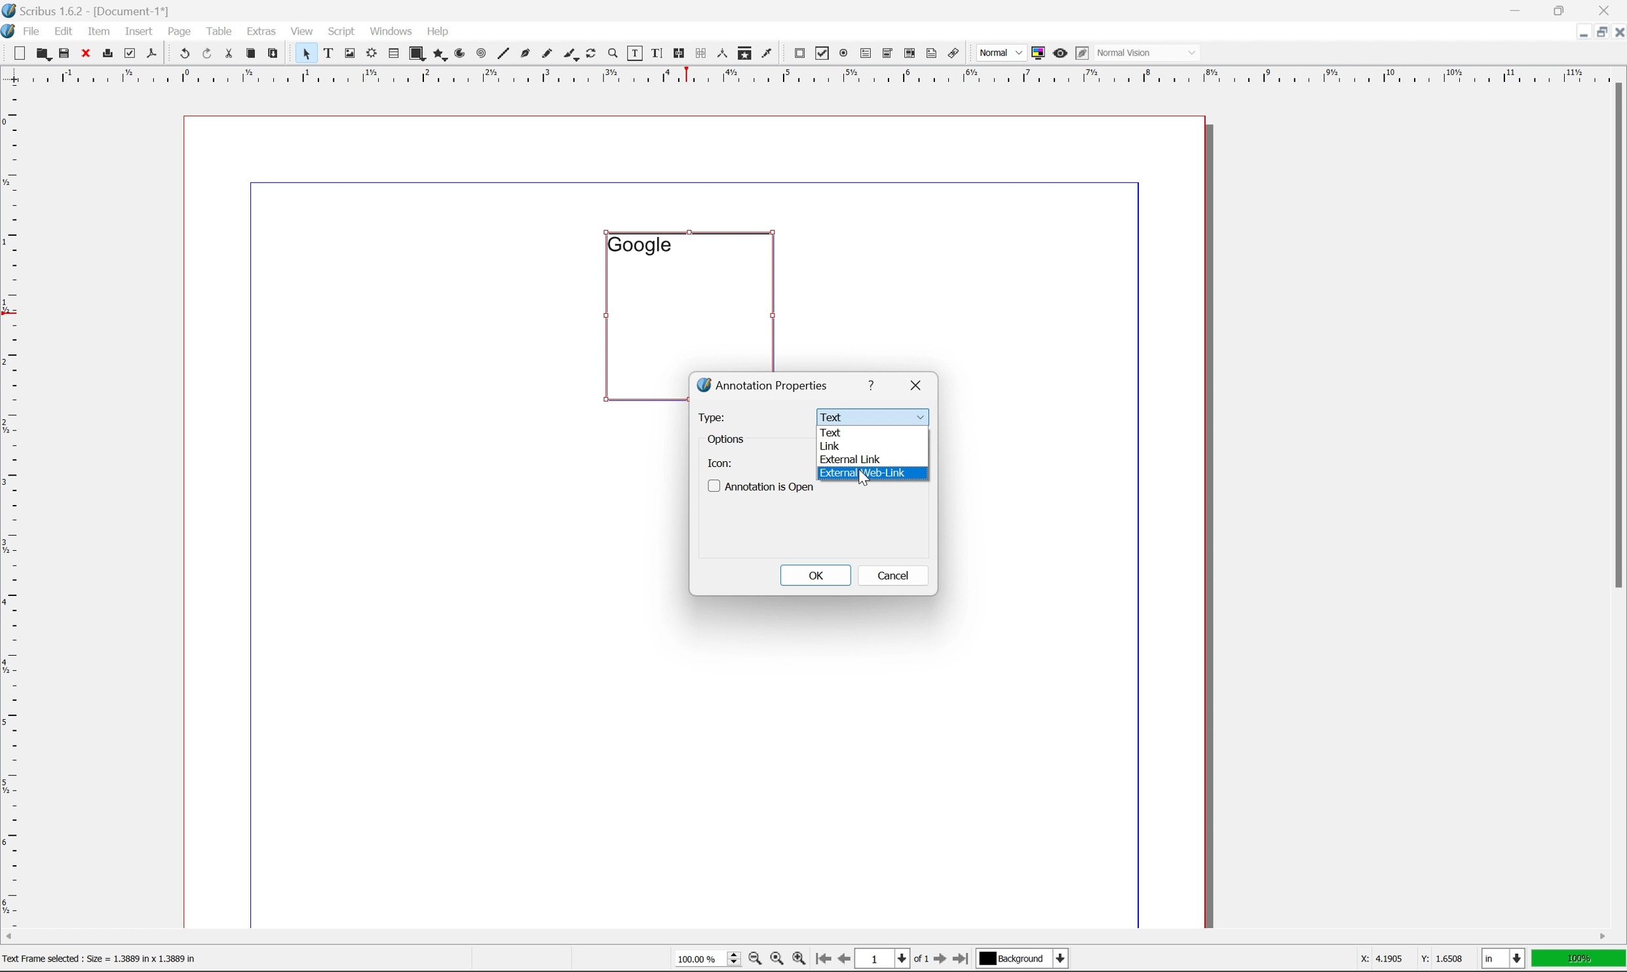 The height and width of the screenshot is (972, 1627). What do you see at coordinates (153, 53) in the screenshot?
I see `save as pdf` at bounding box center [153, 53].